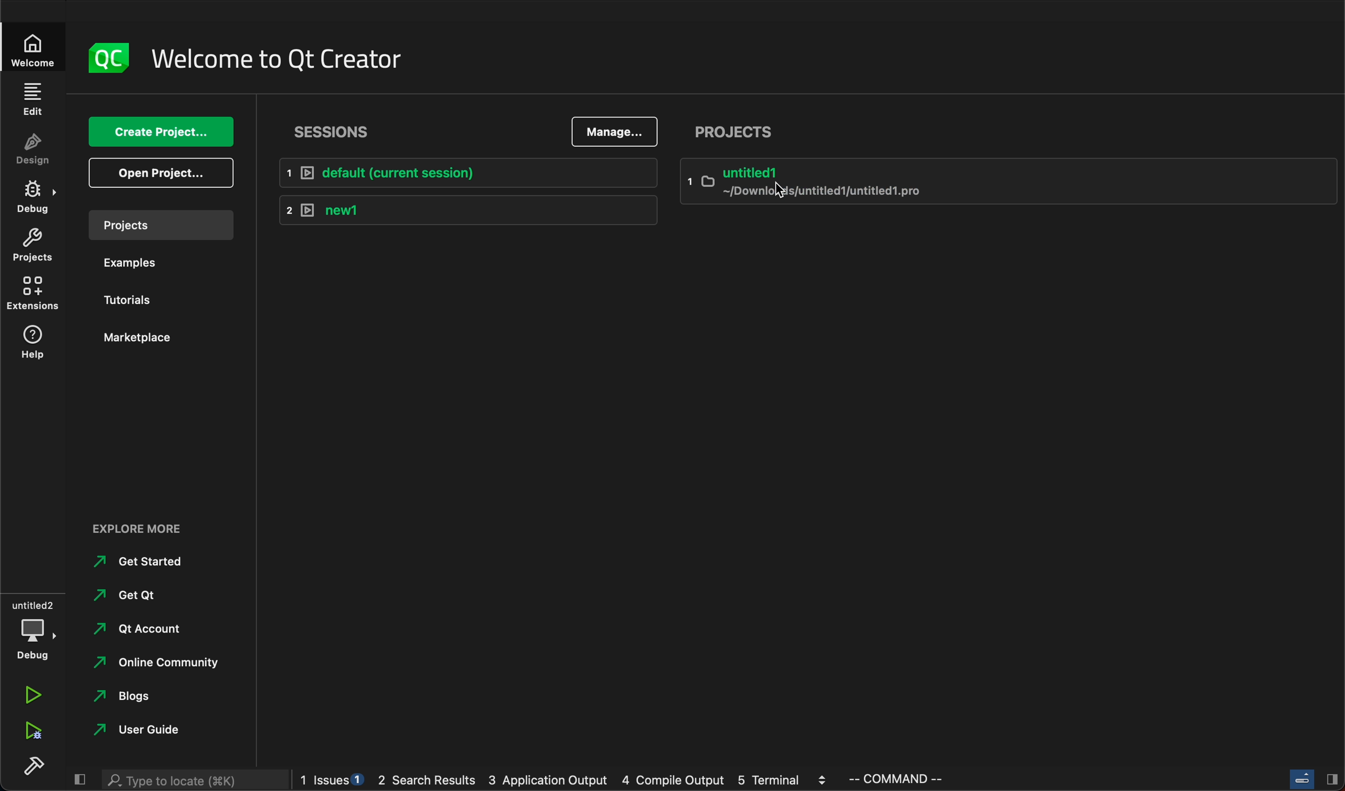  I want to click on Default session, so click(471, 172).